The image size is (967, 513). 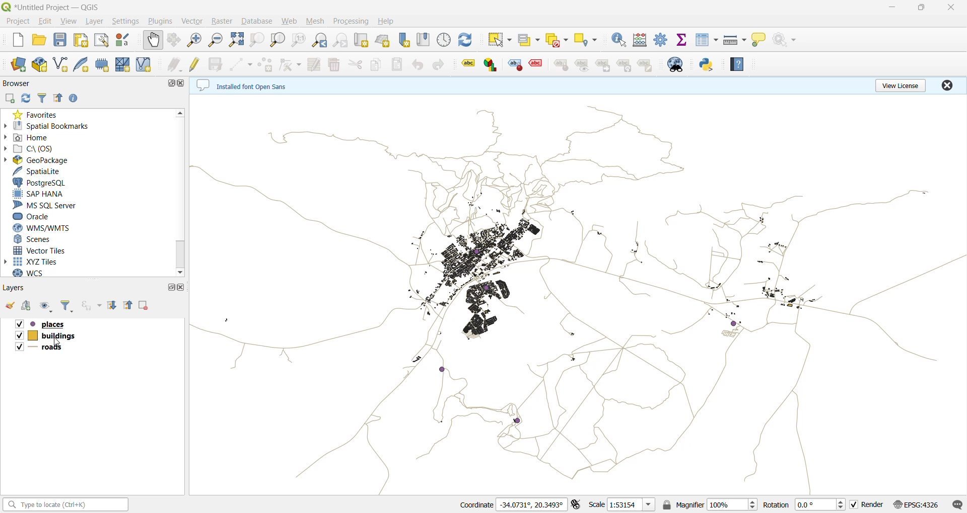 I want to click on new 3d map, so click(x=383, y=40).